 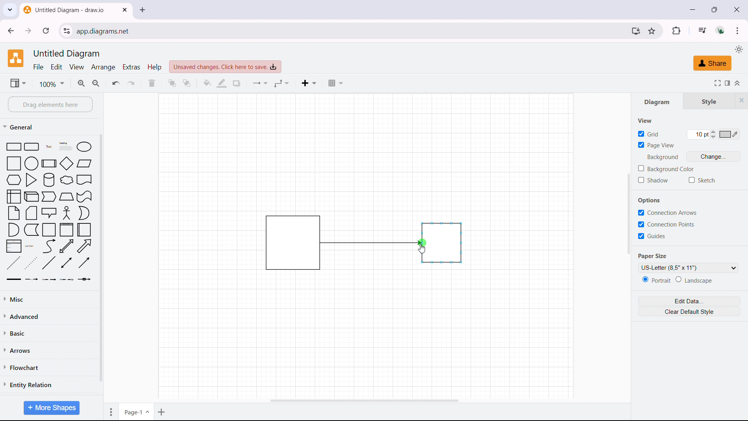 I want to click on Options, so click(x=647, y=201).